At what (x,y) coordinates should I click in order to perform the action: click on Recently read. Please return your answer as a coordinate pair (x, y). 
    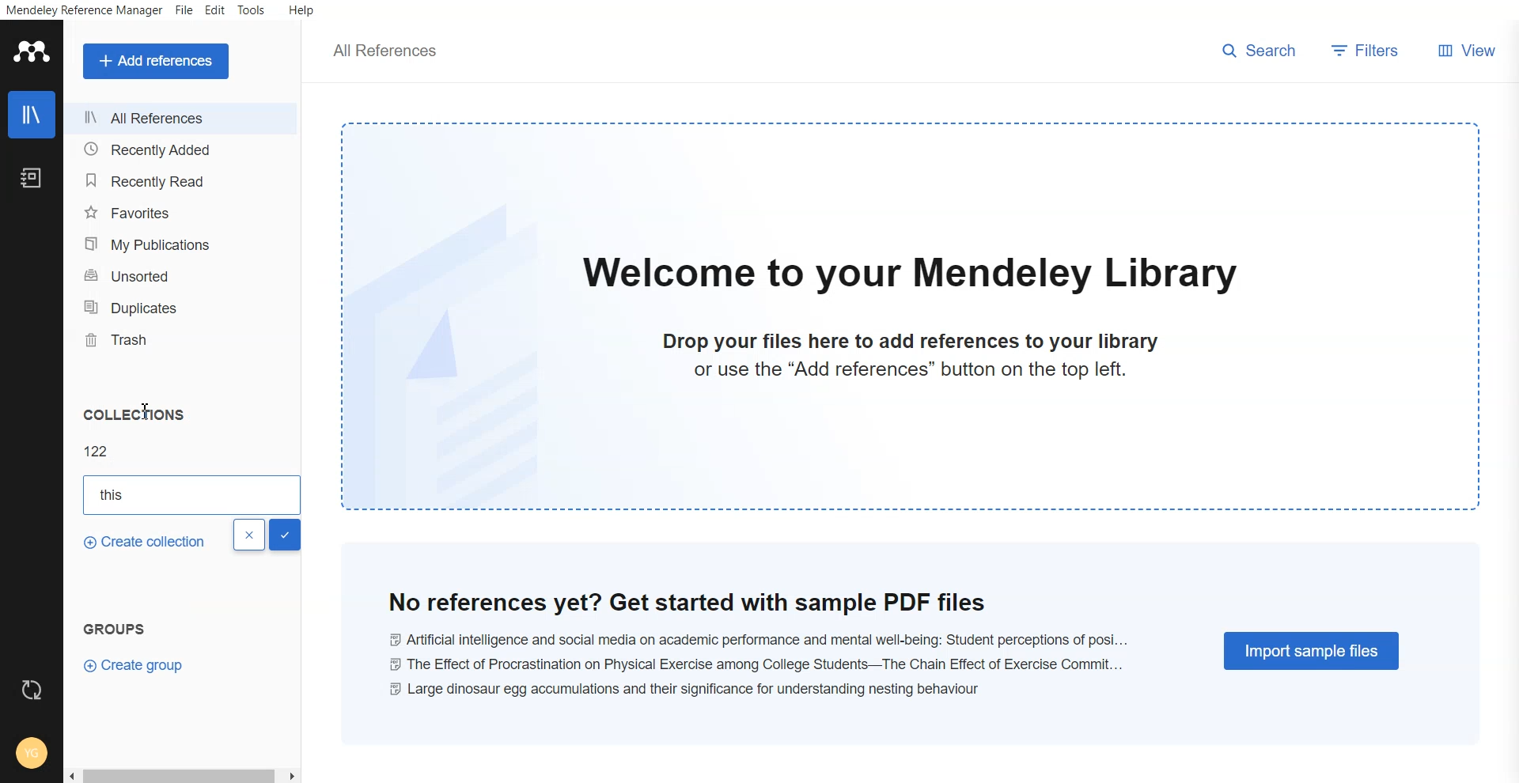
    Looking at the image, I should click on (183, 179).